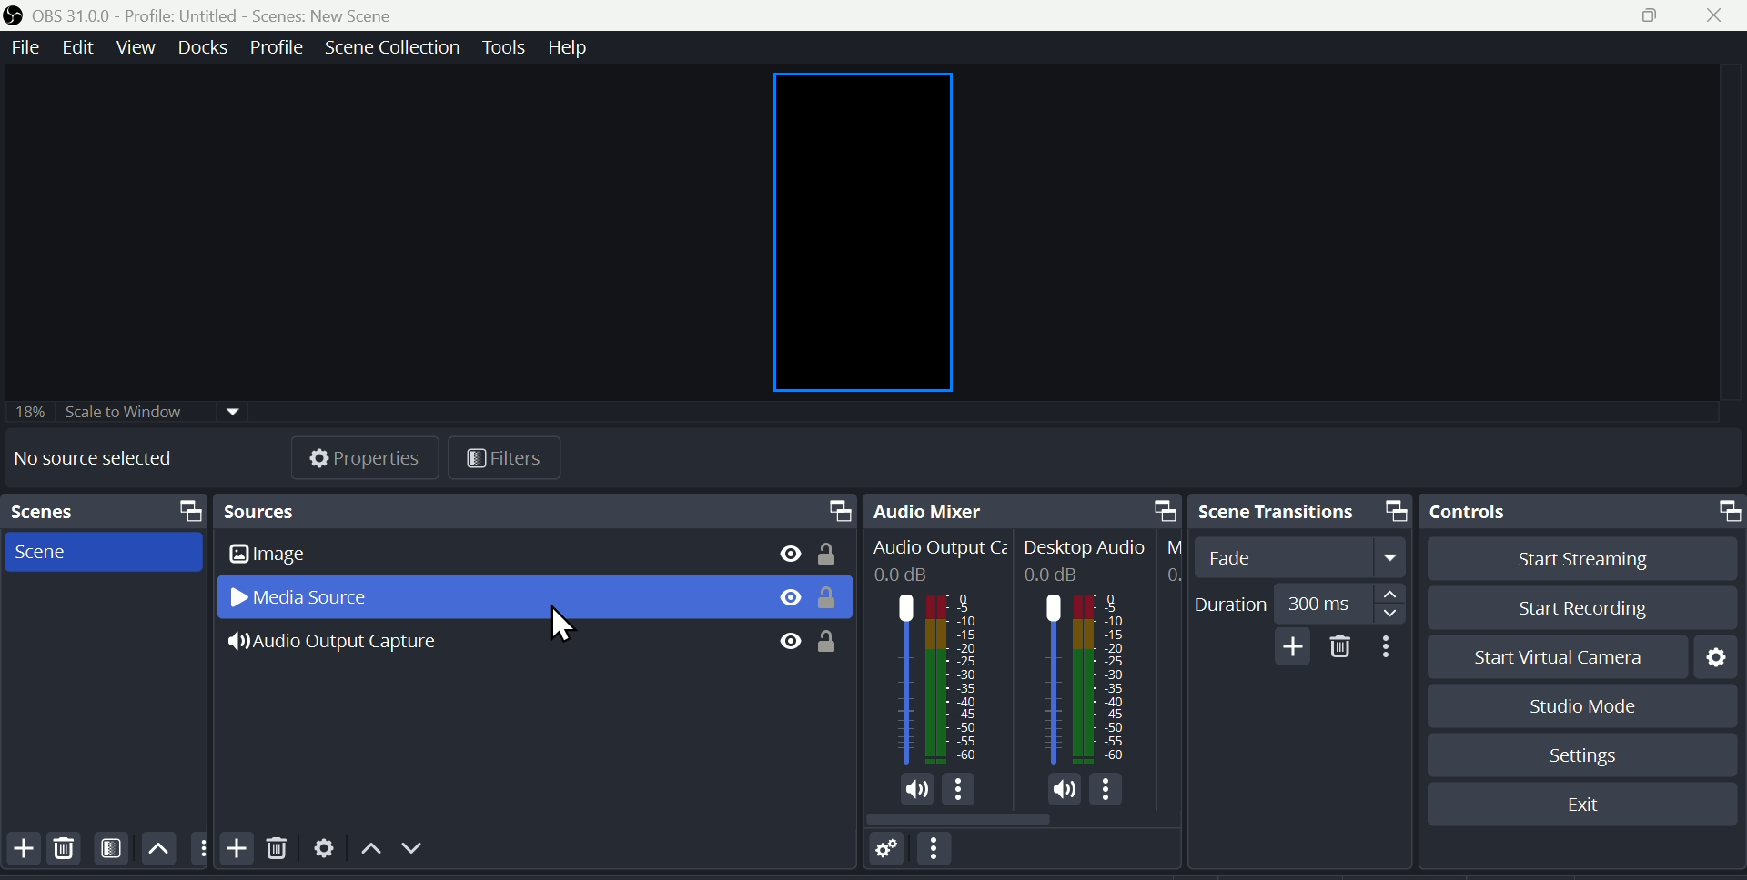 This screenshot has height=880, width=1747. I want to click on Duration, so click(1295, 600).